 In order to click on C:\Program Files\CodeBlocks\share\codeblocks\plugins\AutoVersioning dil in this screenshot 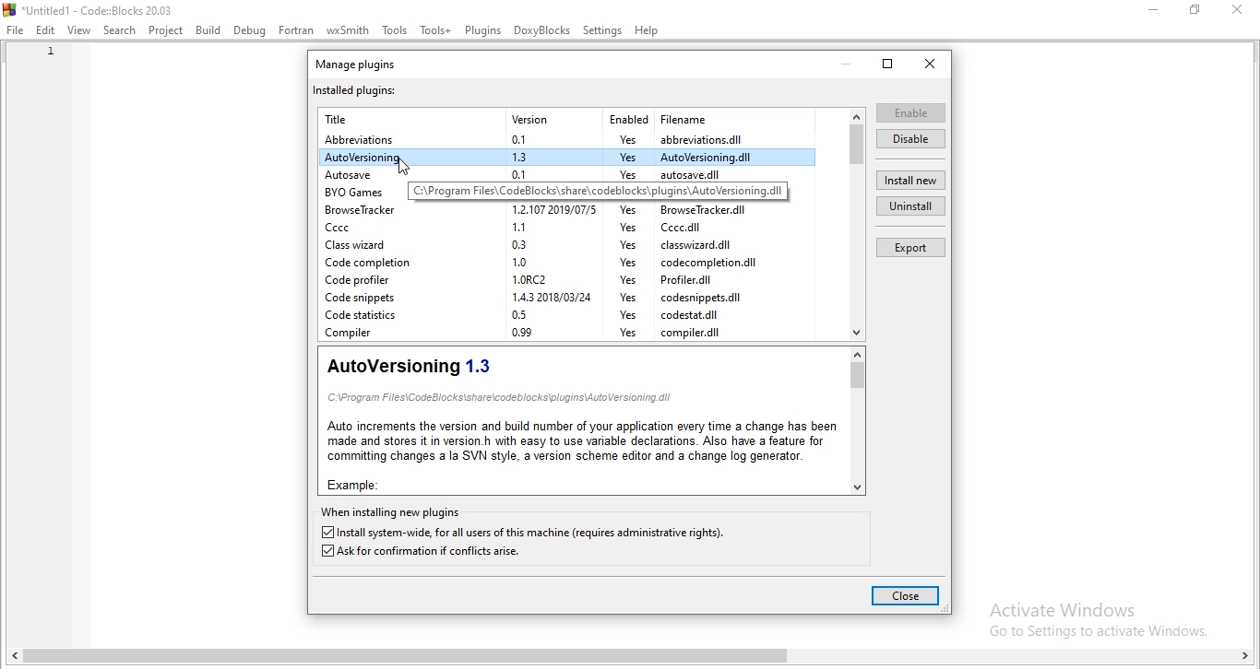, I will do `click(504, 397)`.